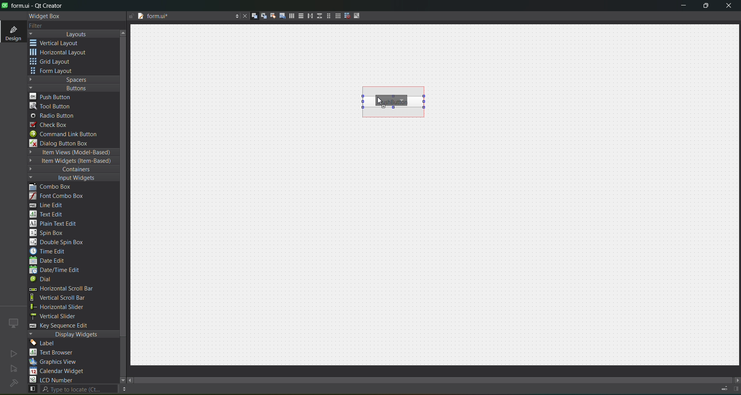 The image size is (741, 395). What do you see at coordinates (131, 17) in the screenshot?
I see `file is writable` at bounding box center [131, 17].